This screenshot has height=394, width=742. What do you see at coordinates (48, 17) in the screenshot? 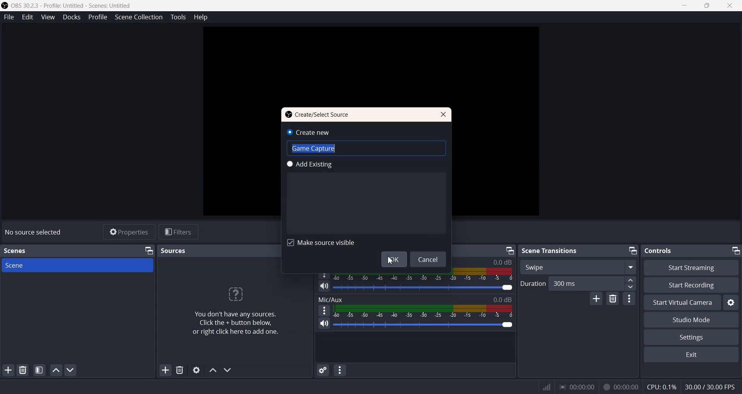
I see `View` at bounding box center [48, 17].